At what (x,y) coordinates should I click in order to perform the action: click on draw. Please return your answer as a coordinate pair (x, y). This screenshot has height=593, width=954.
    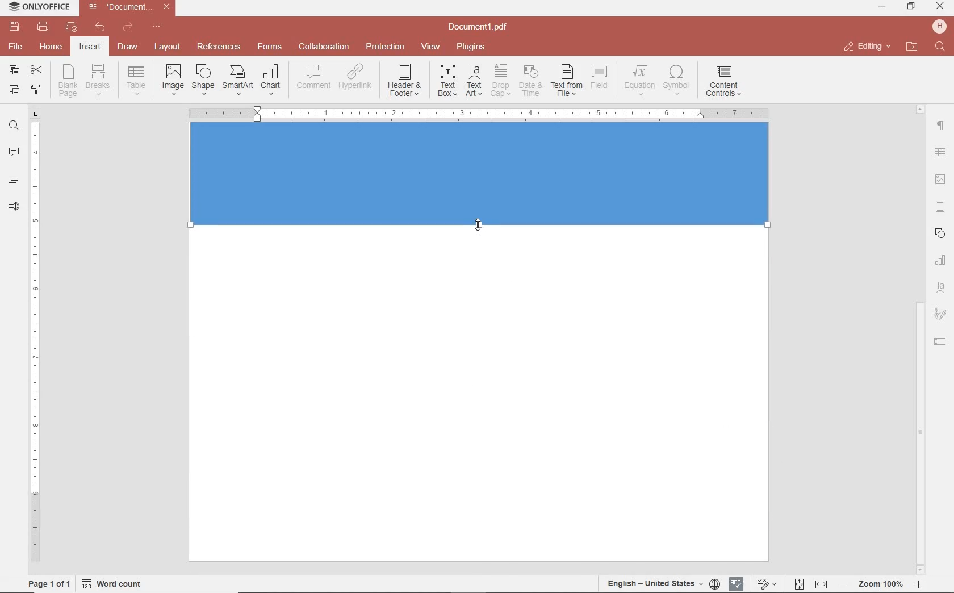
    Looking at the image, I should click on (128, 46).